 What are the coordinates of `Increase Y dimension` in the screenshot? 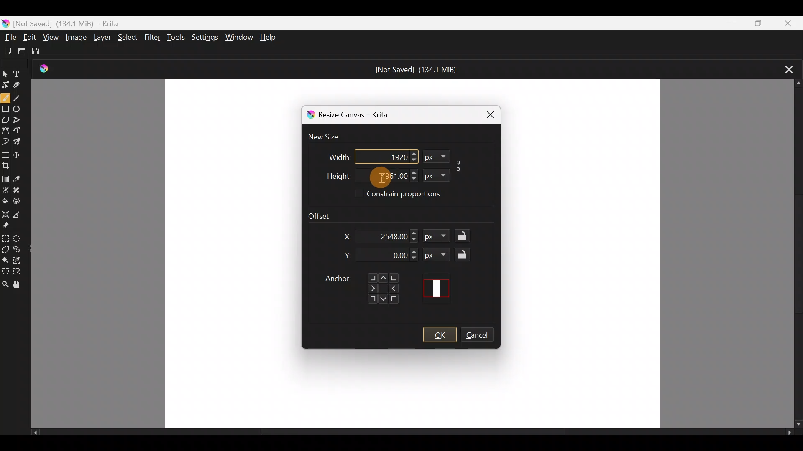 It's located at (414, 251).